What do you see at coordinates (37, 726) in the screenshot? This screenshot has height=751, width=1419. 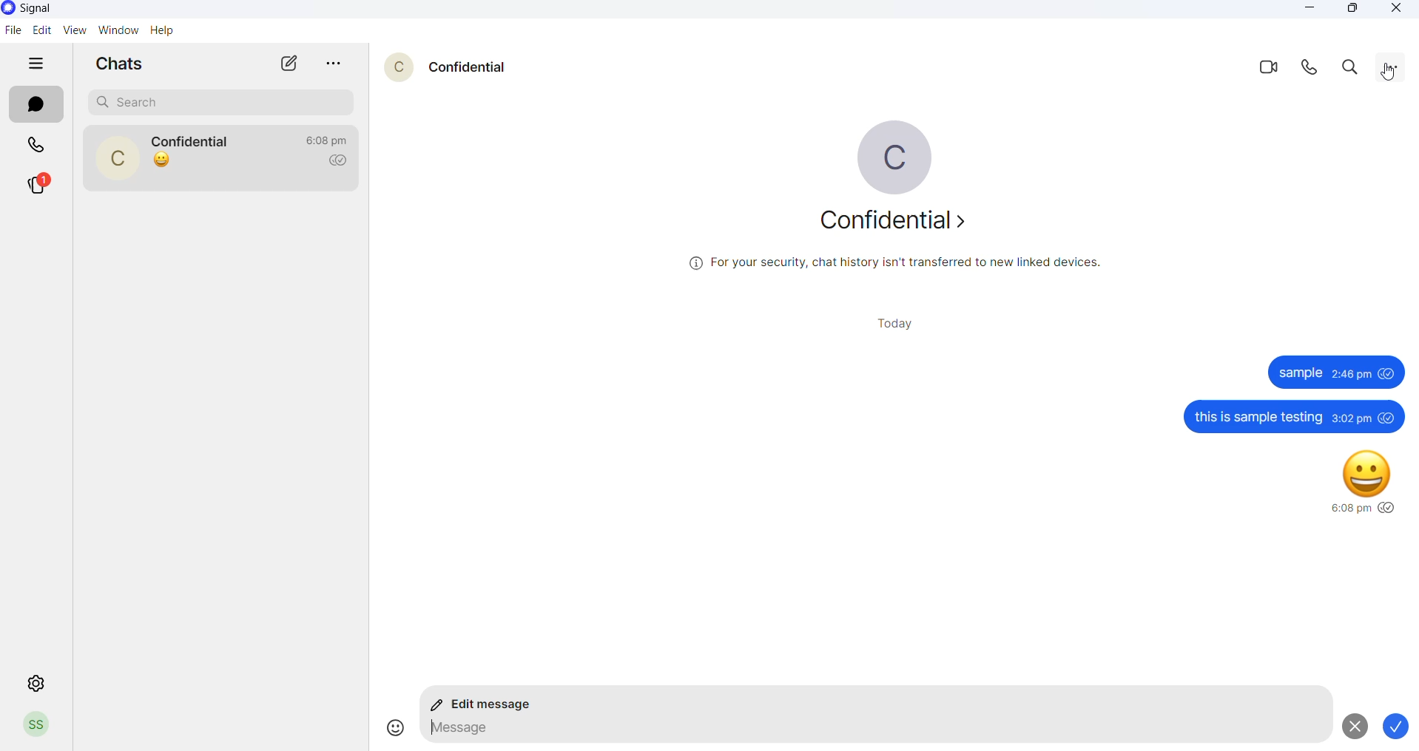 I see `profile picture` at bounding box center [37, 726].